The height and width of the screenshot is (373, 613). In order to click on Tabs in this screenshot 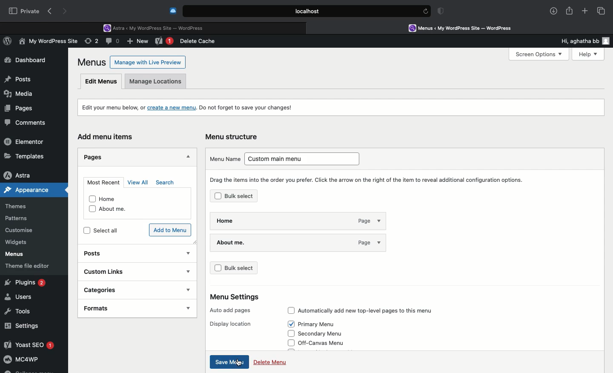, I will do `click(602, 11)`.